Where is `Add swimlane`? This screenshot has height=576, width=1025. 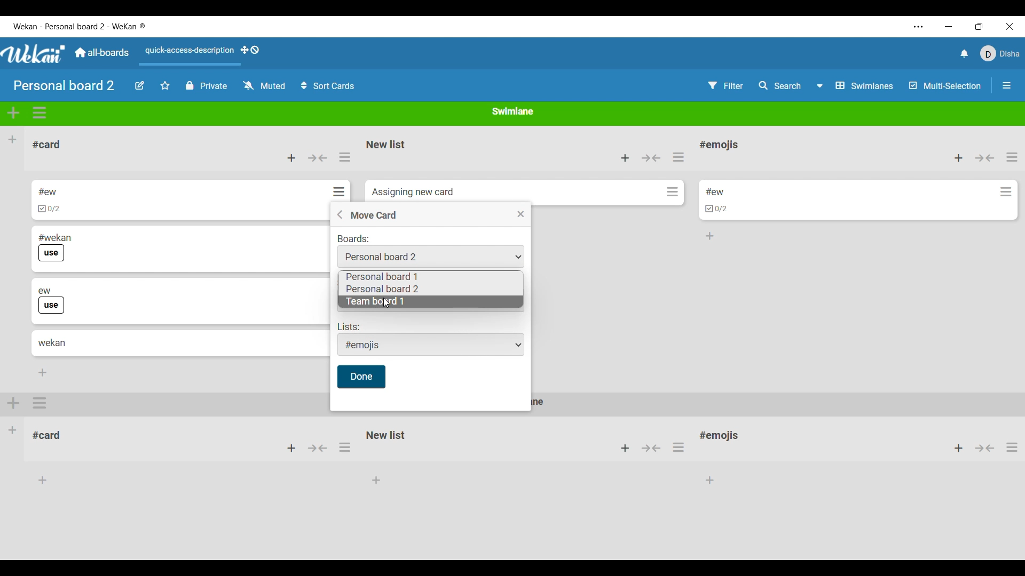 Add swimlane is located at coordinates (14, 113).